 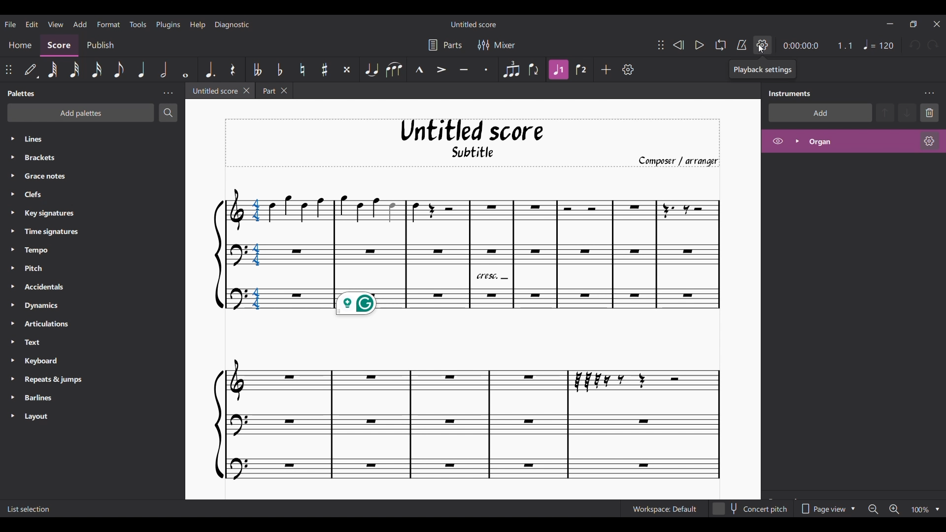 I want to click on Voice 2, so click(x=581, y=69).